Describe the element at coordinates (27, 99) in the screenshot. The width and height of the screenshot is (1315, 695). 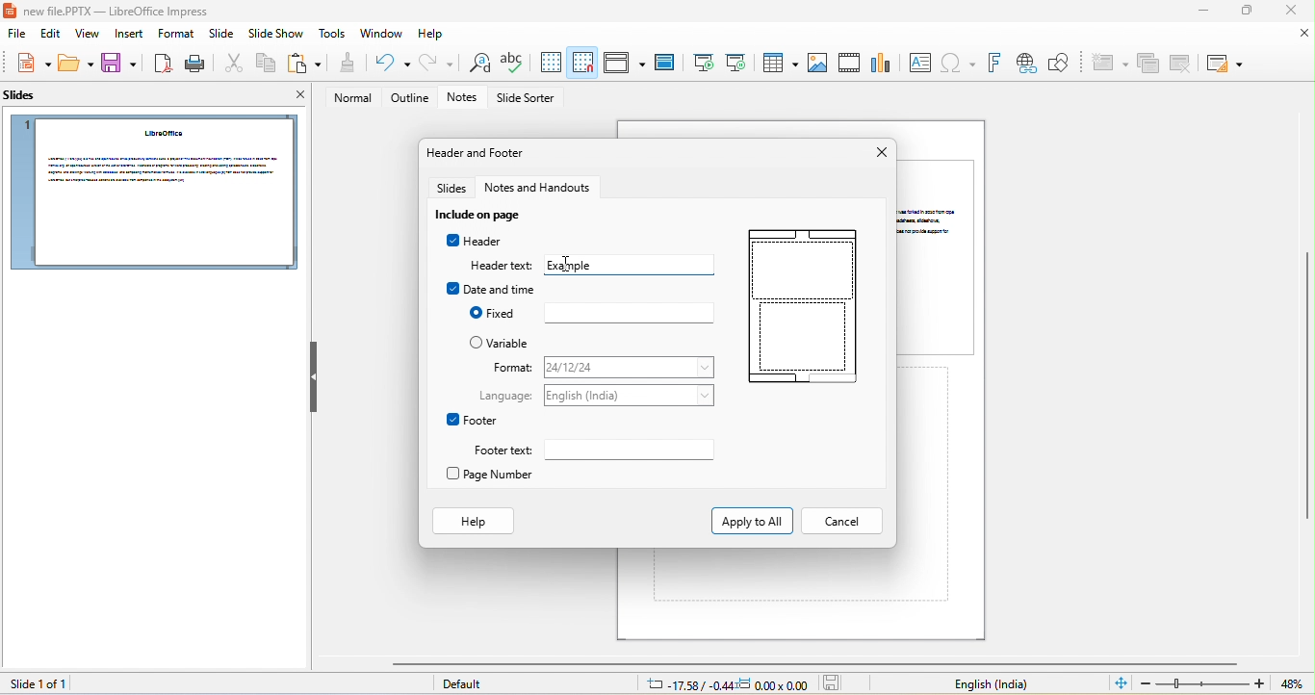
I see `slides` at that location.